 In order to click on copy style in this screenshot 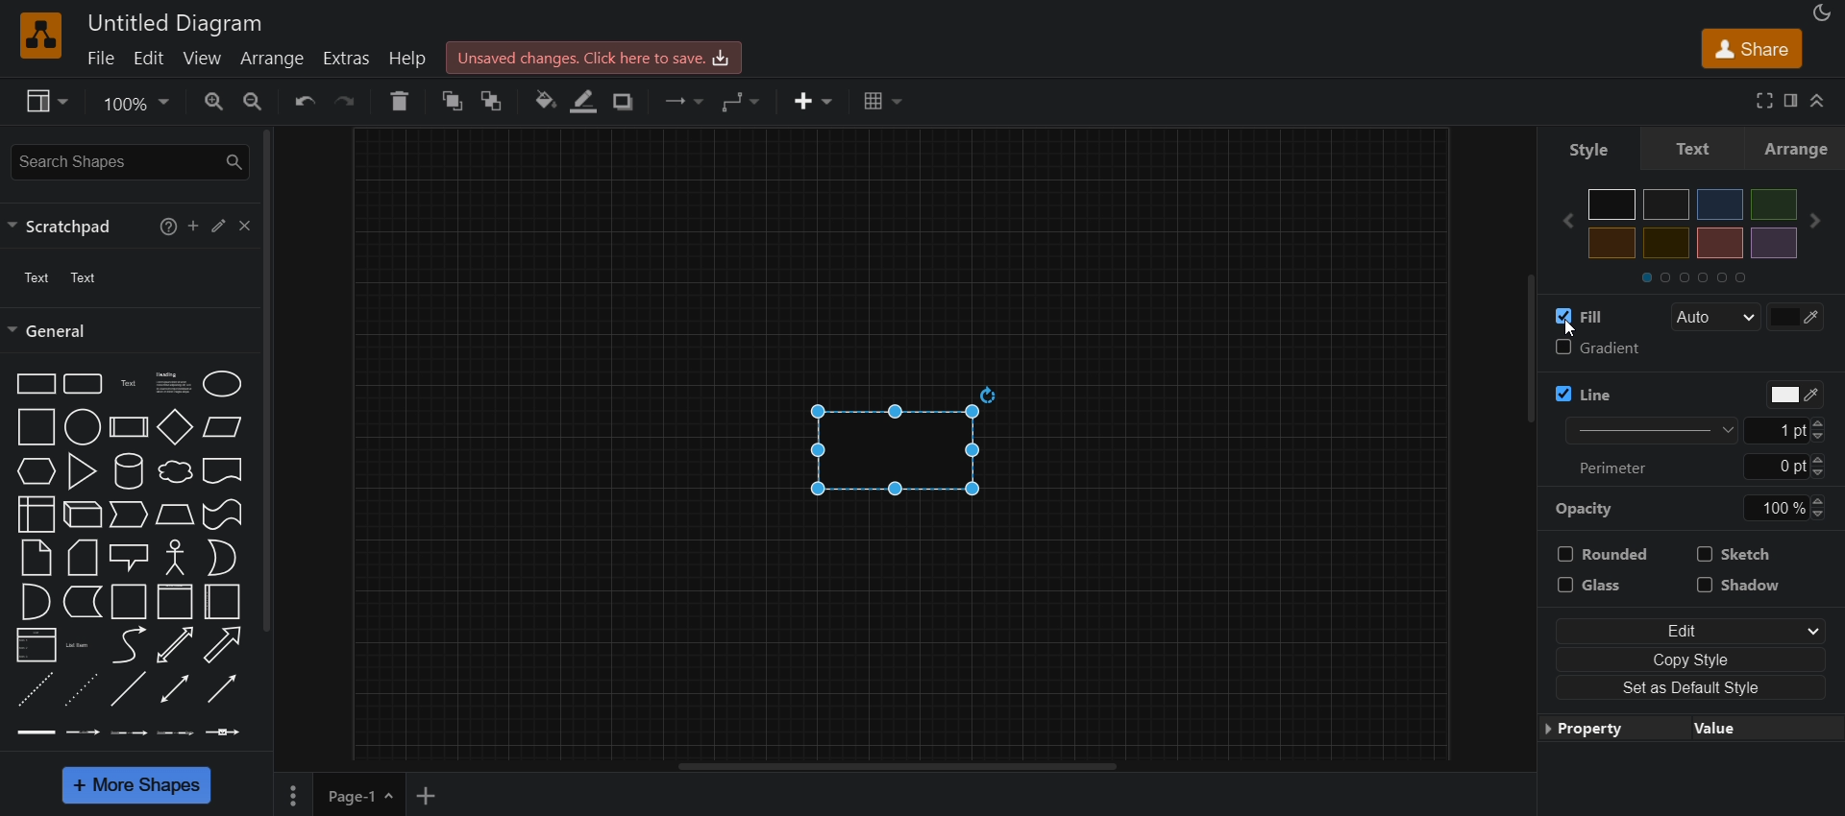, I will do `click(1696, 659)`.